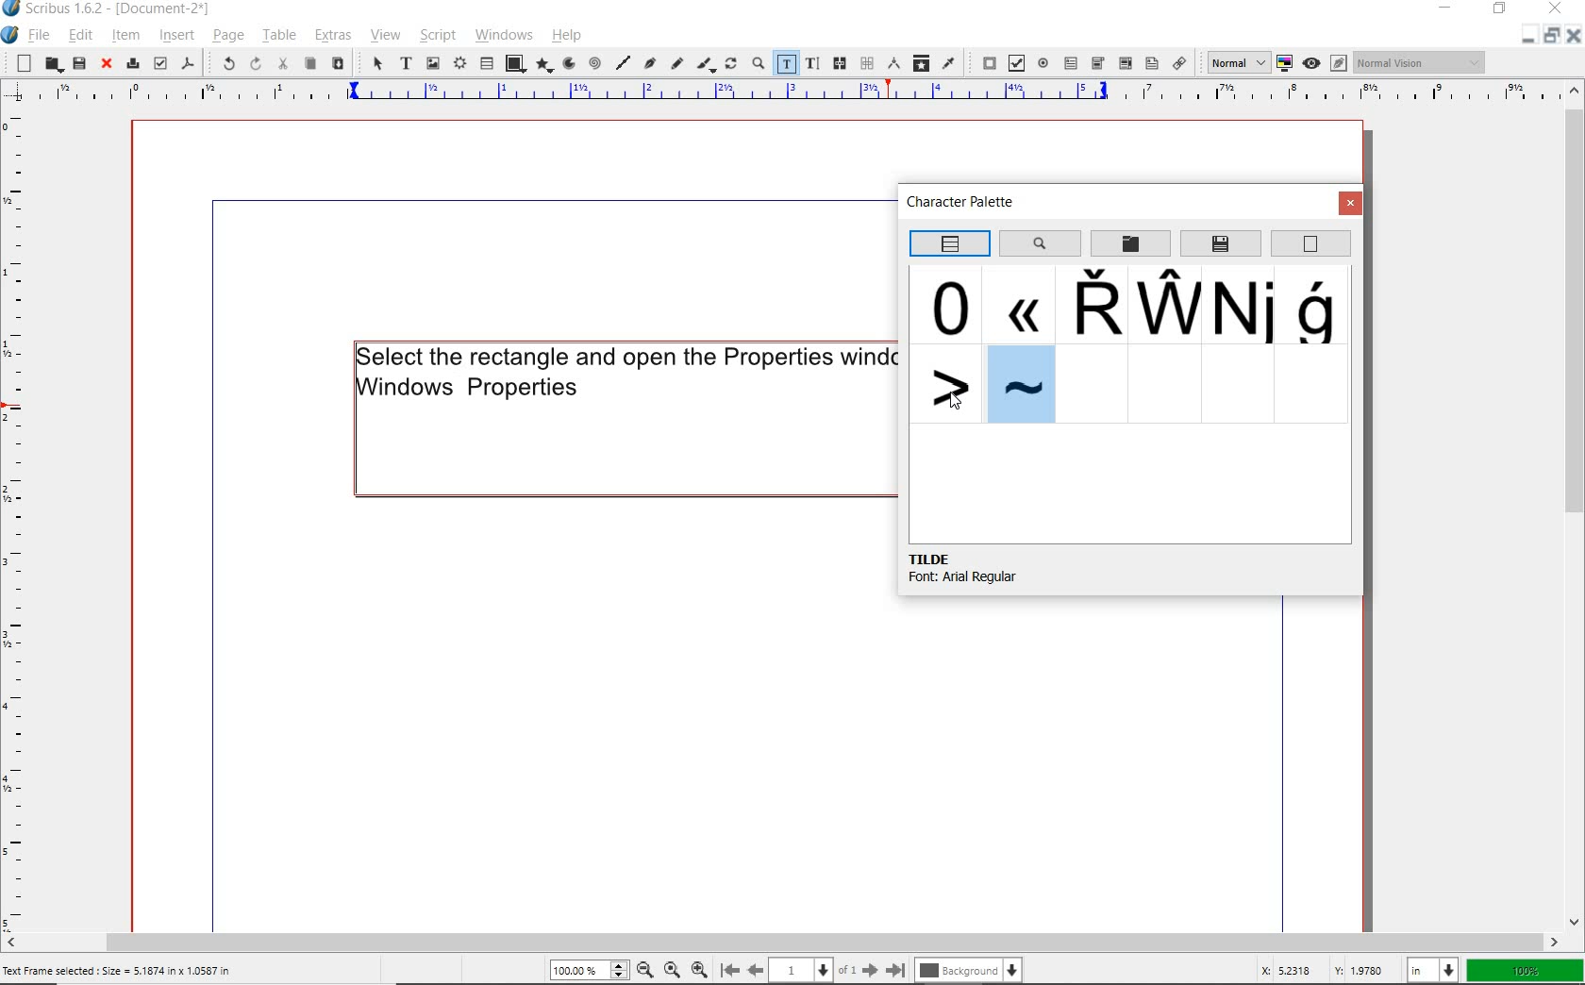 This screenshot has width=1585, height=985. What do you see at coordinates (847, 969) in the screenshot?
I see `of 1` at bounding box center [847, 969].